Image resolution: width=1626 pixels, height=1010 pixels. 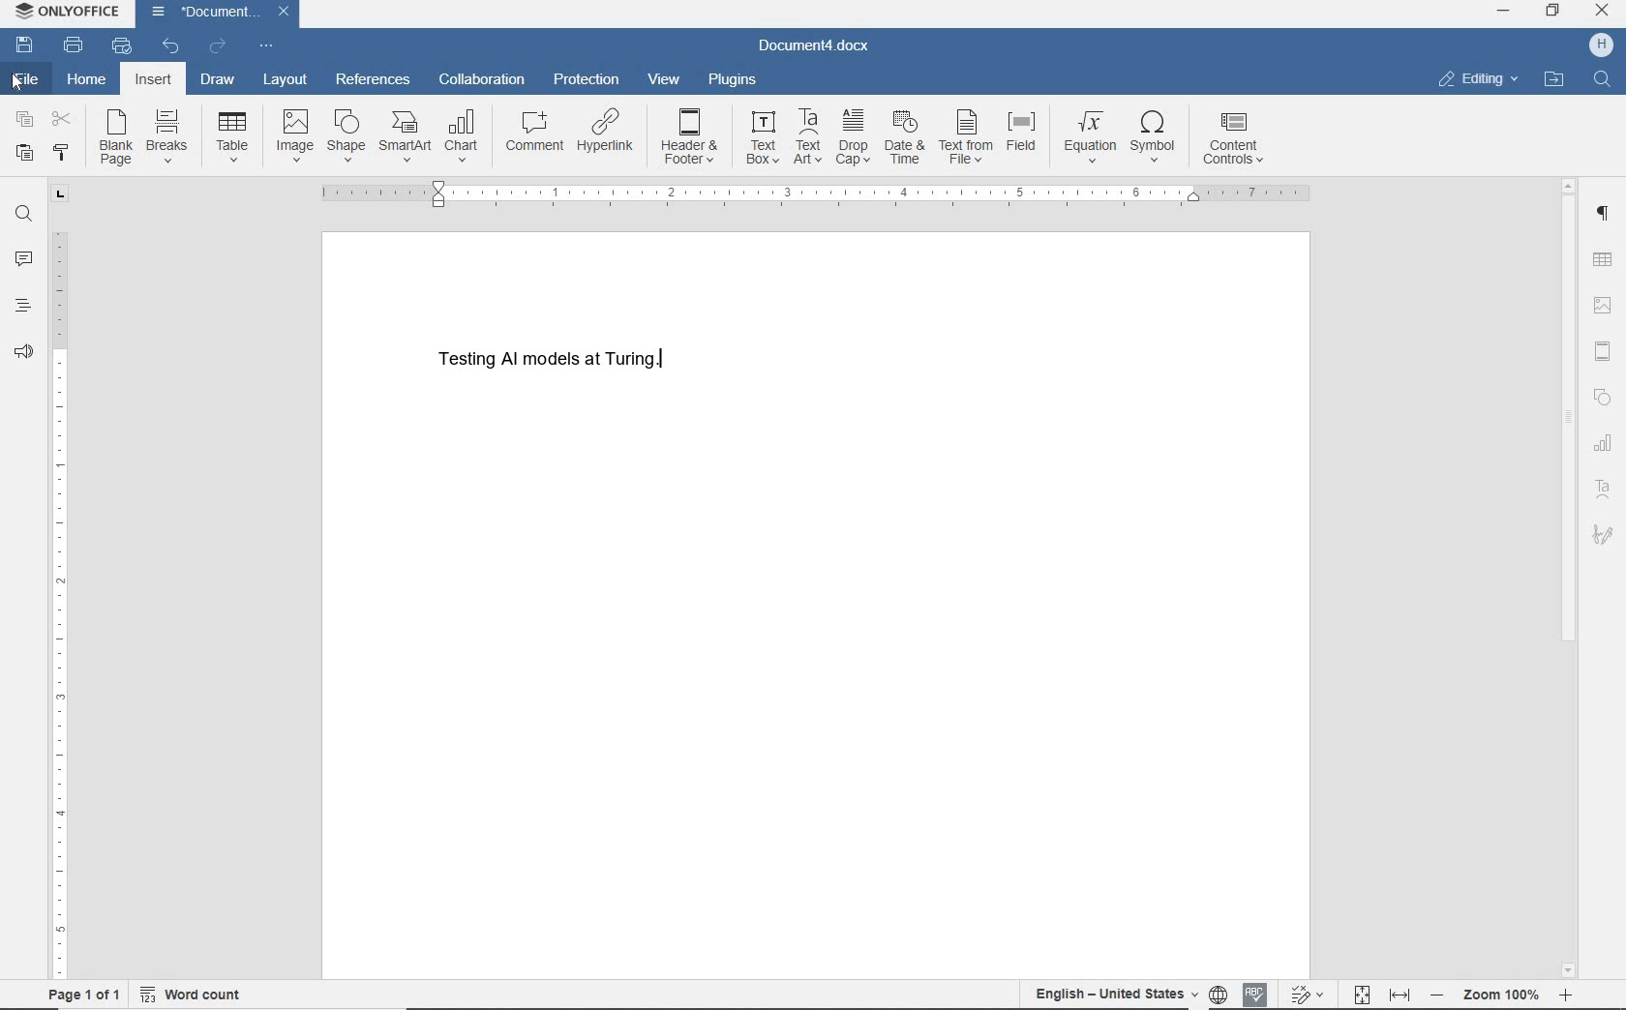 What do you see at coordinates (21, 80) in the screenshot?
I see `file` at bounding box center [21, 80].